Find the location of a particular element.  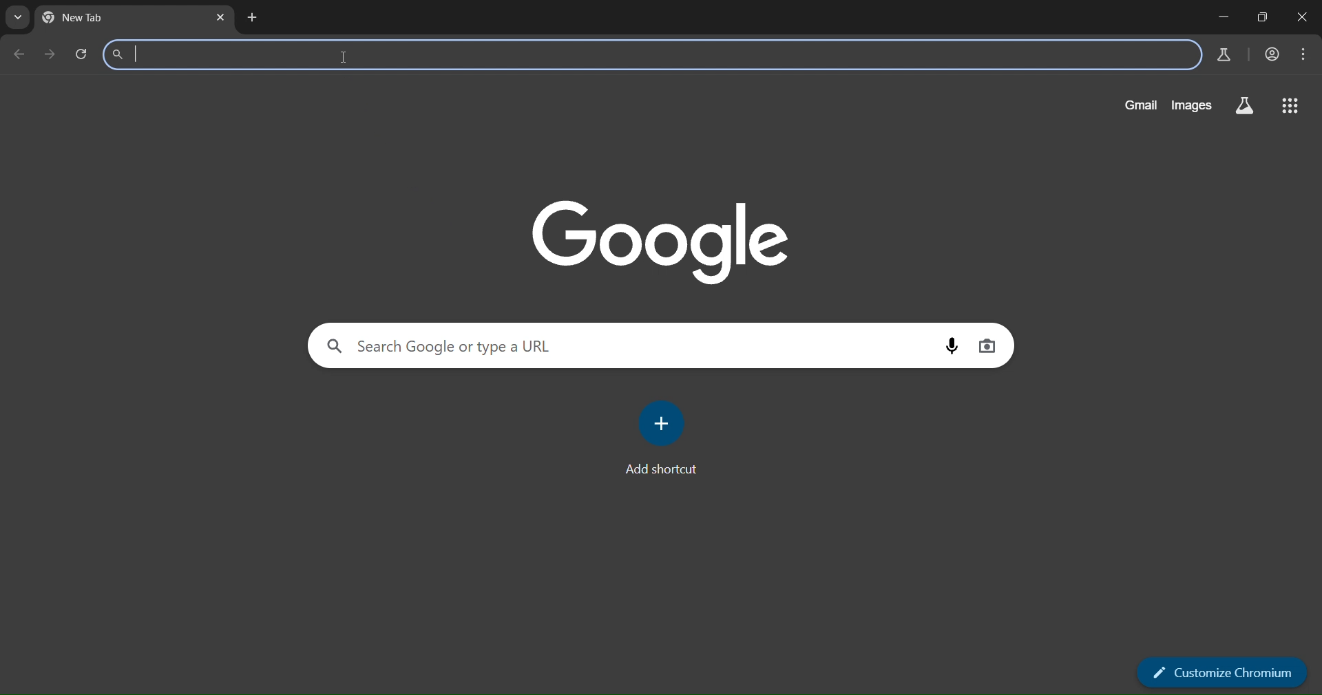

Google is located at coordinates (662, 239).